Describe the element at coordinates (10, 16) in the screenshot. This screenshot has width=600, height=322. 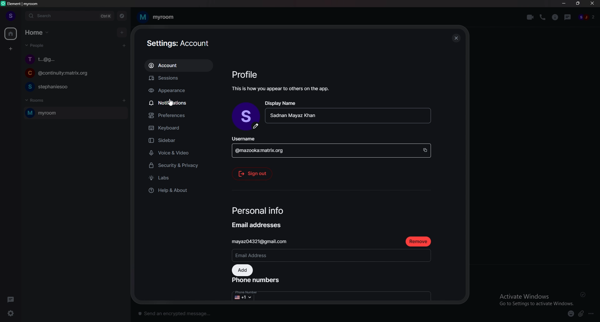
I see `profile` at that location.